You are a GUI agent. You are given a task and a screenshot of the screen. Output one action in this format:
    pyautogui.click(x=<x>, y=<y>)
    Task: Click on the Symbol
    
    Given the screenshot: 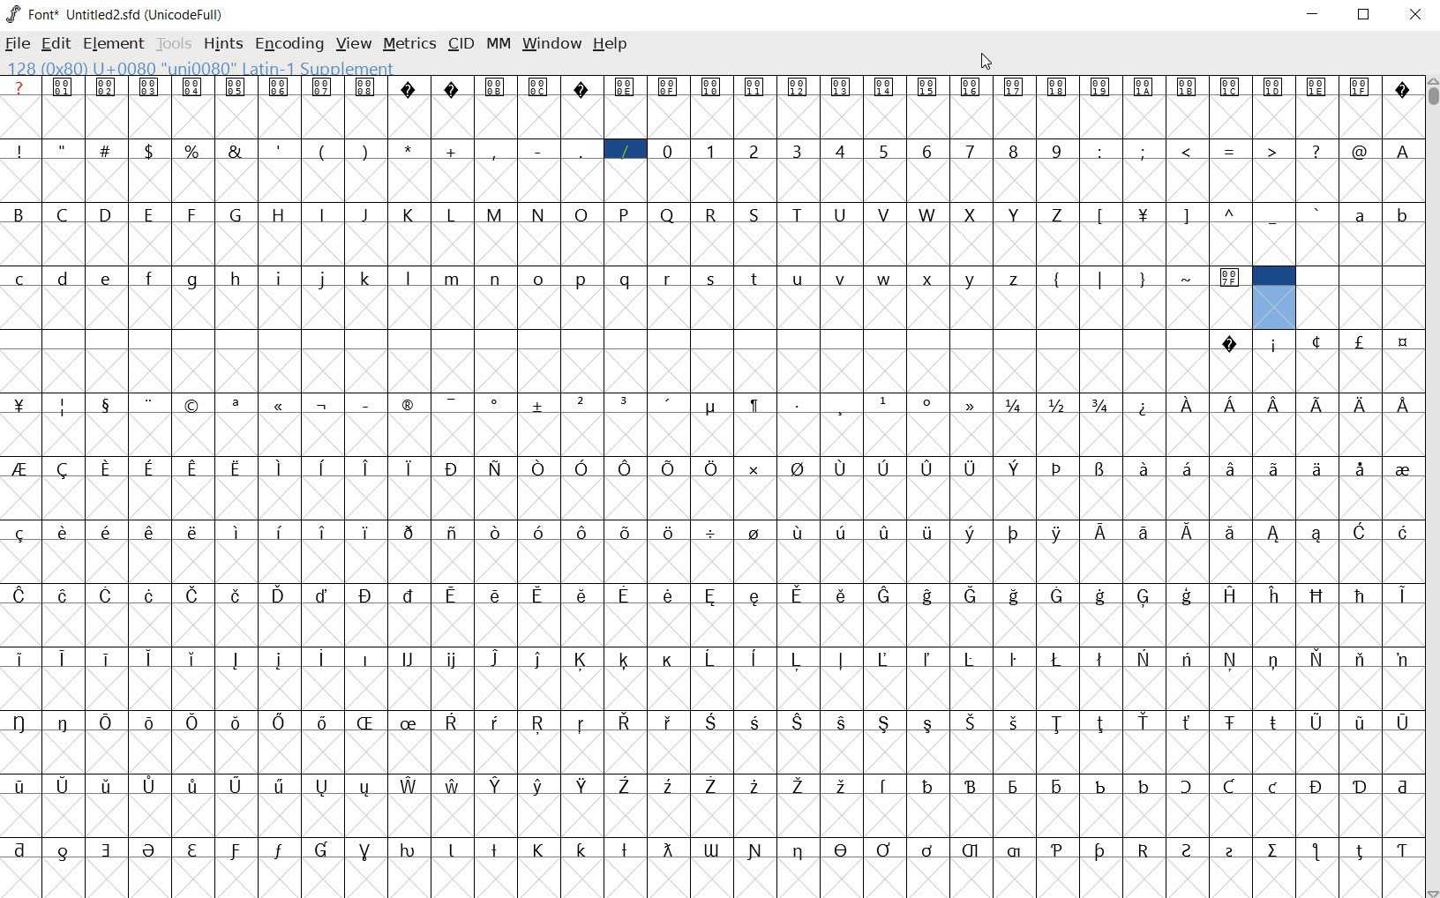 What is the action you would take?
    pyautogui.click(x=21, y=405)
    